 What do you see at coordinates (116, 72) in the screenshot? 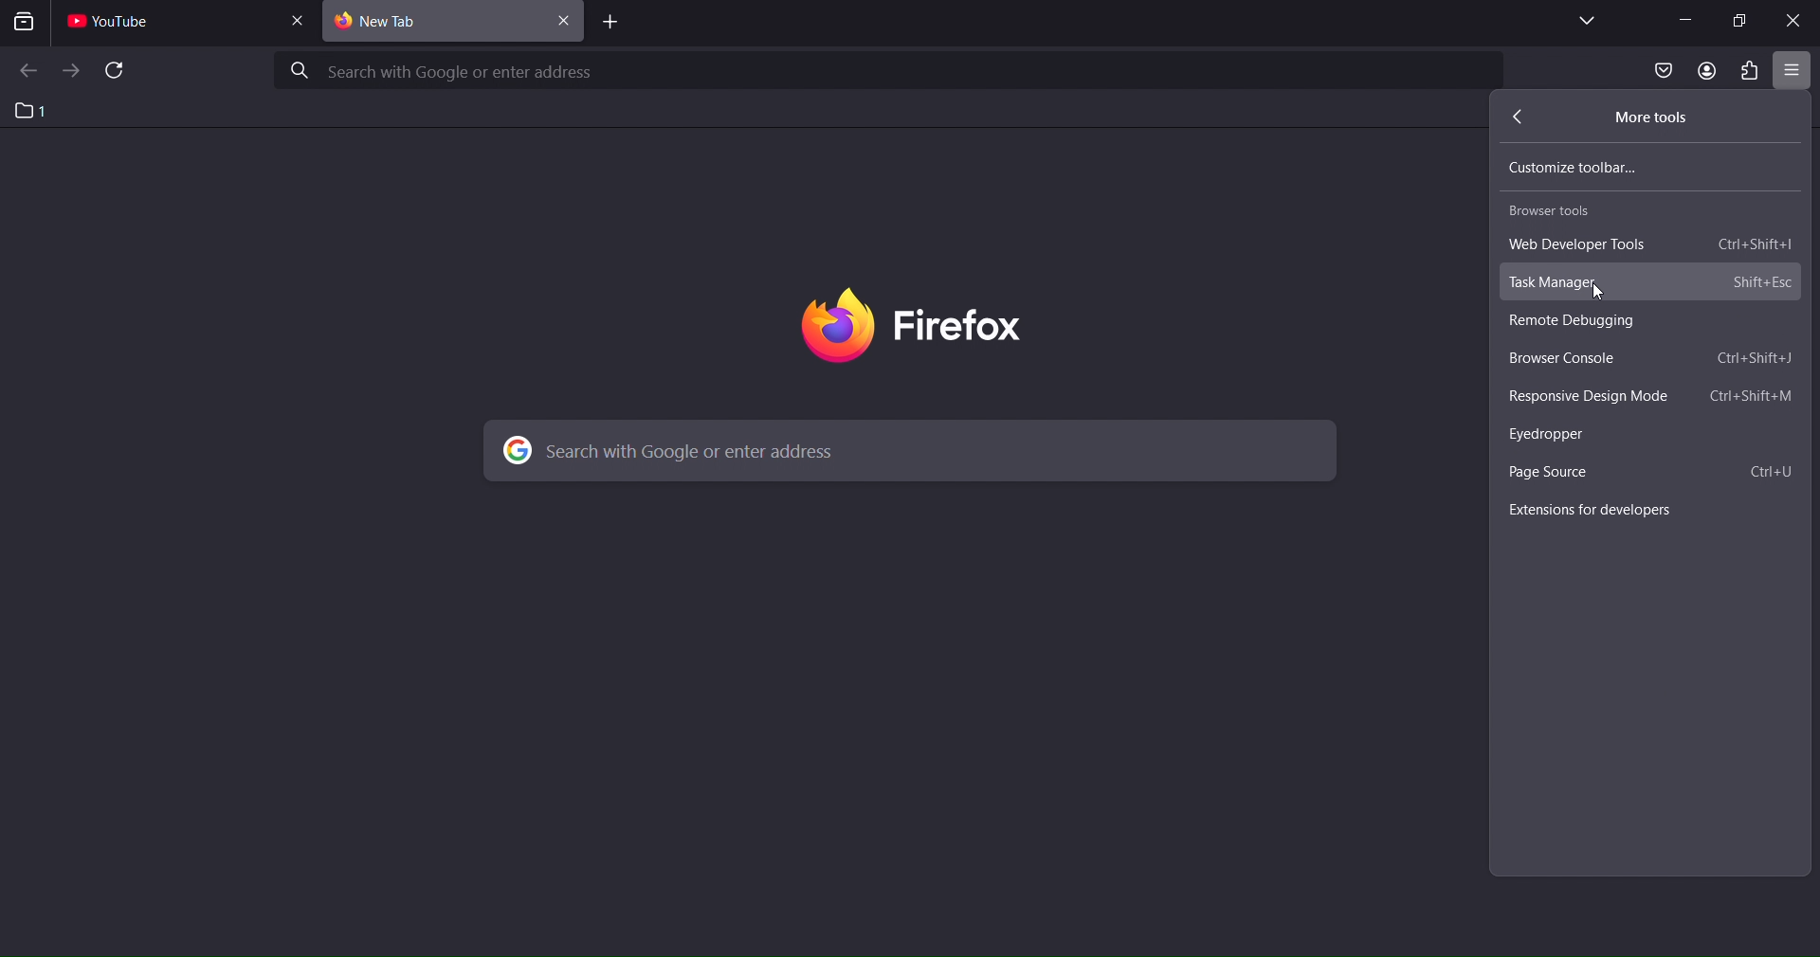
I see `reload current page` at bounding box center [116, 72].